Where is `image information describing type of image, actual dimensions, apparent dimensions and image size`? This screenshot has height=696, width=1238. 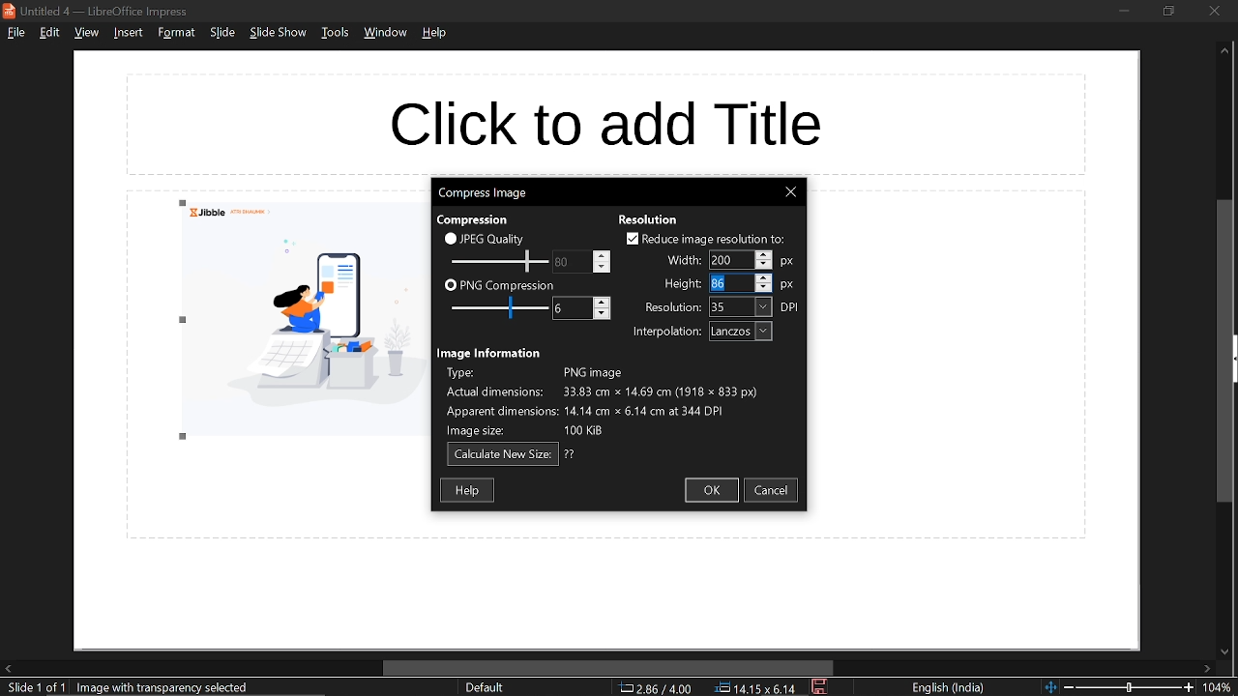
image information describing type of image, actual dimensions, apparent dimensions and image size is located at coordinates (613, 402).